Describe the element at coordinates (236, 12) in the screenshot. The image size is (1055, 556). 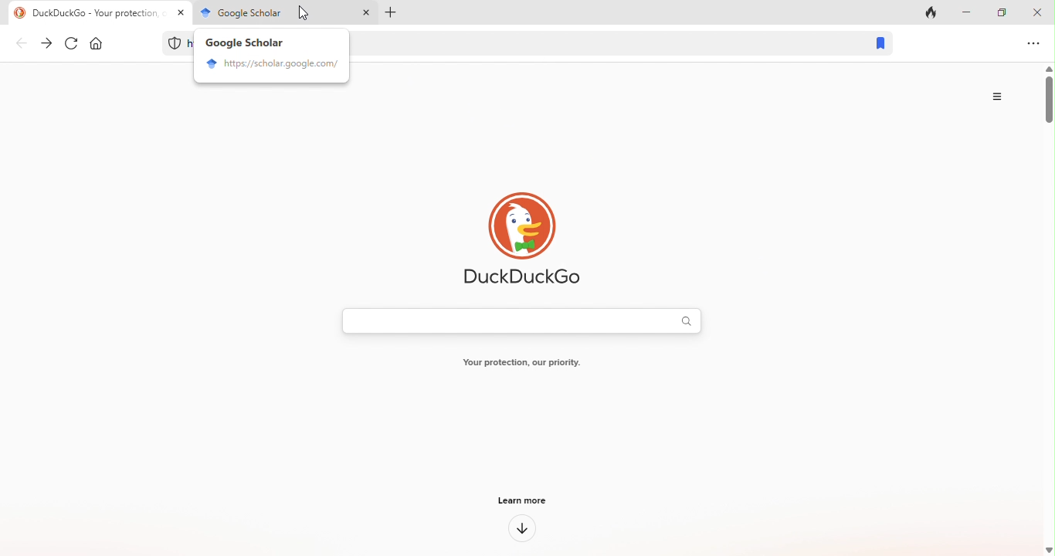
I see `google scholar` at that location.